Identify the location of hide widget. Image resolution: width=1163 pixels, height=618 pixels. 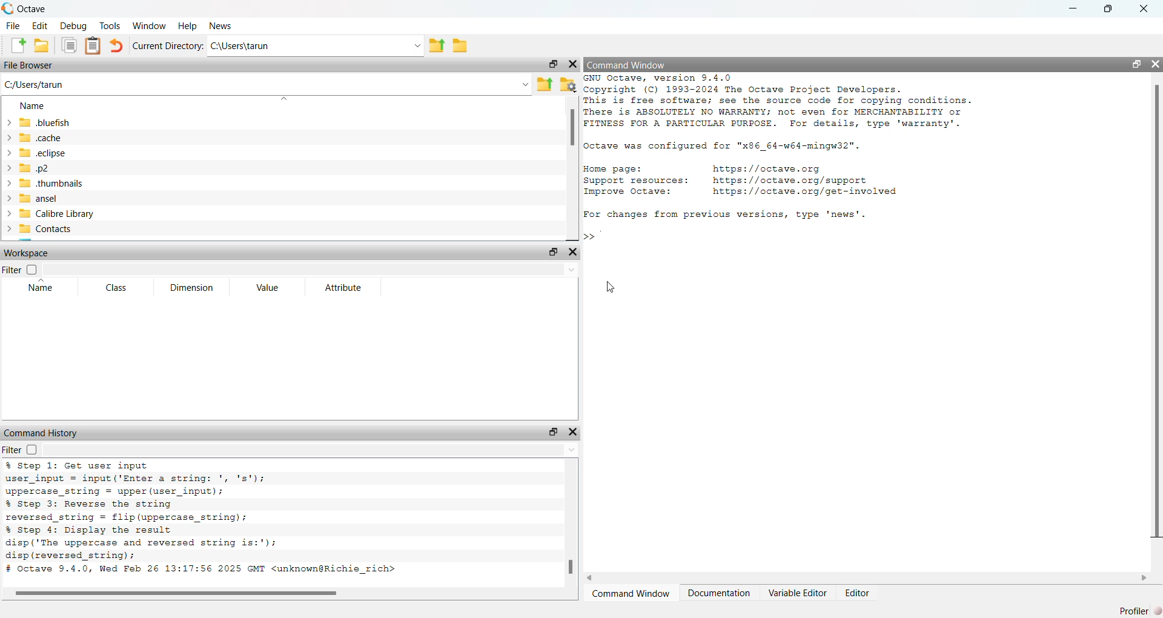
(574, 431).